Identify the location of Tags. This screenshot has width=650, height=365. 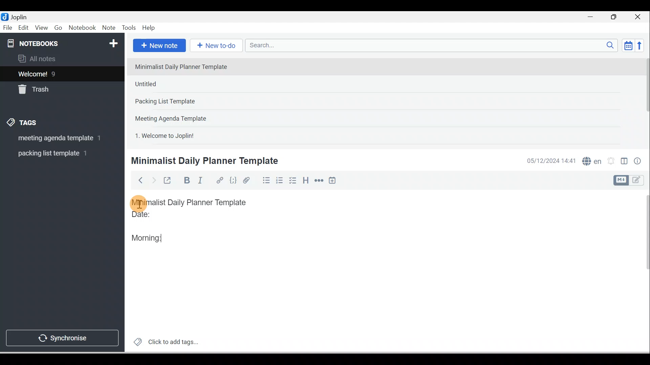
(24, 124).